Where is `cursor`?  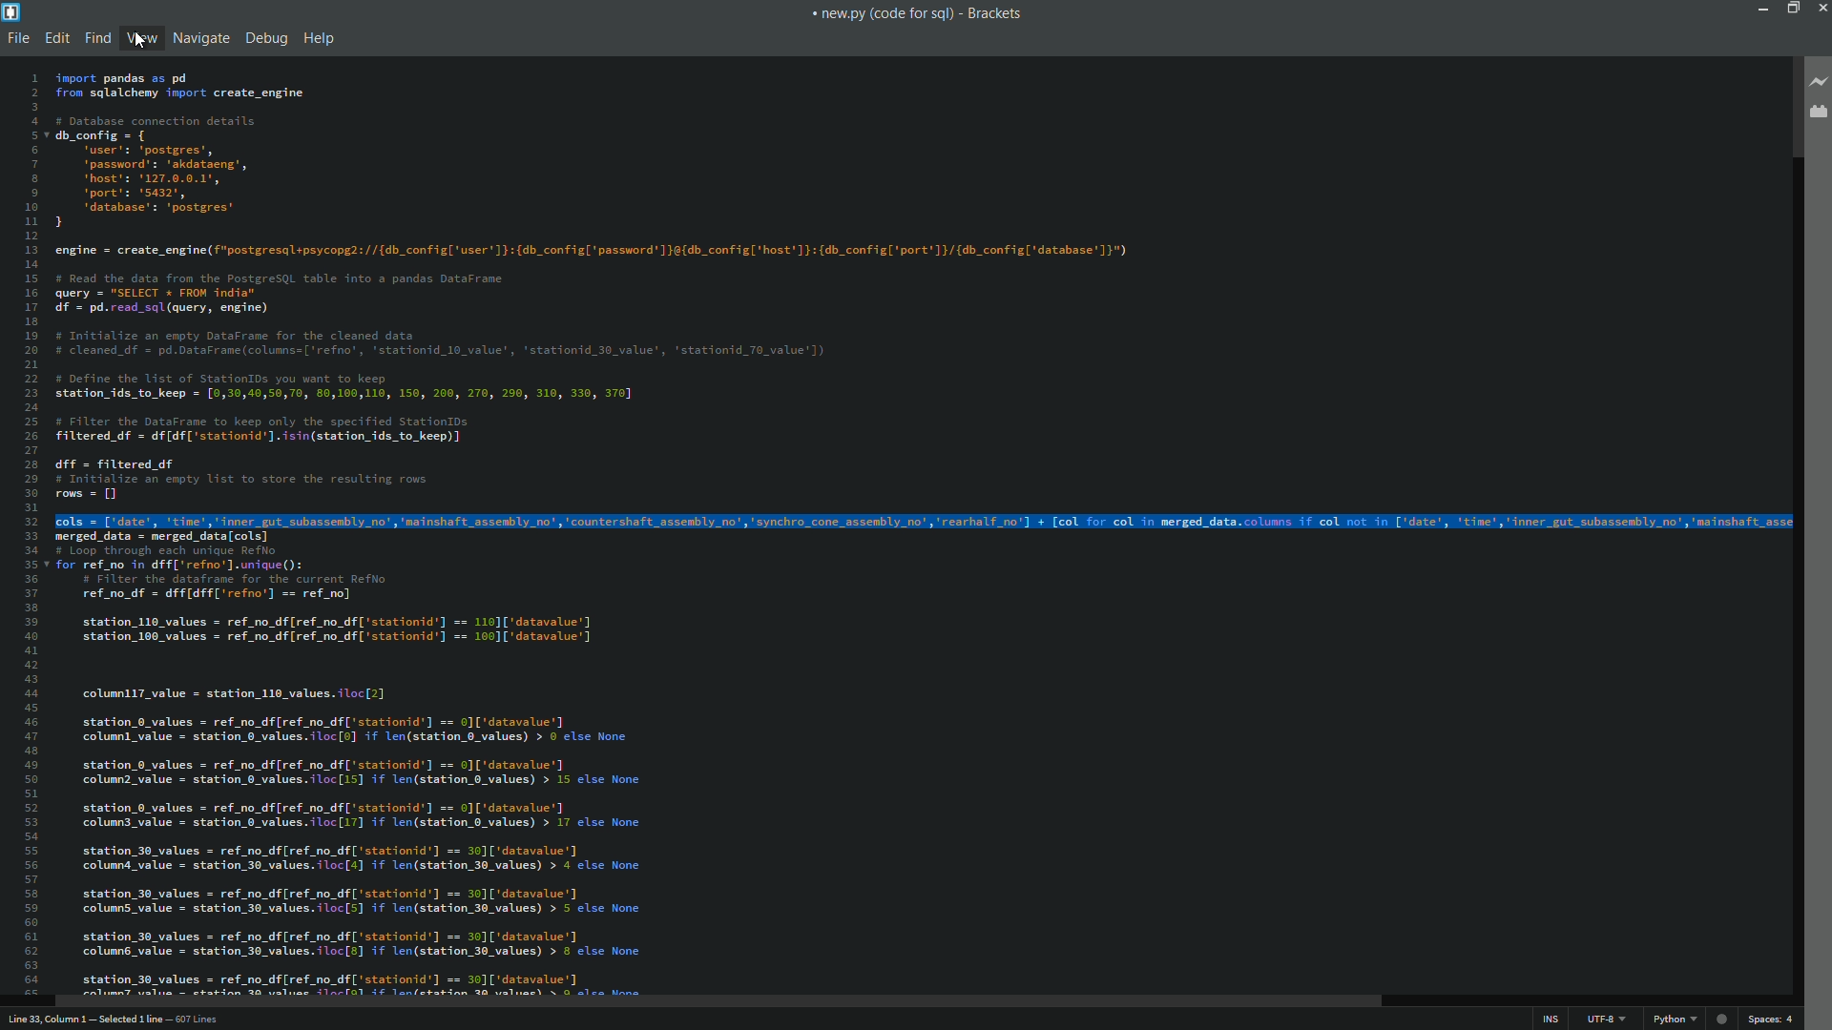 cursor is located at coordinates (139, 40).